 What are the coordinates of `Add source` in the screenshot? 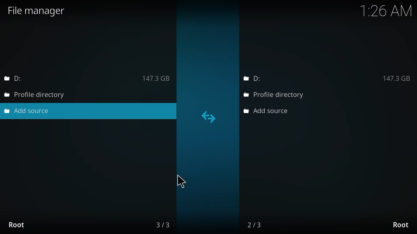 It's located at (29, 111).